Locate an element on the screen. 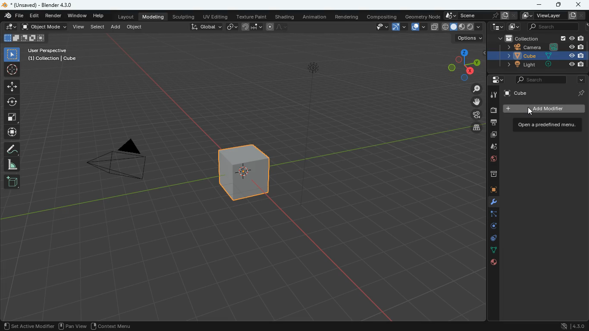 The image size is (589, 331). move is located at coordinates (476, 102).